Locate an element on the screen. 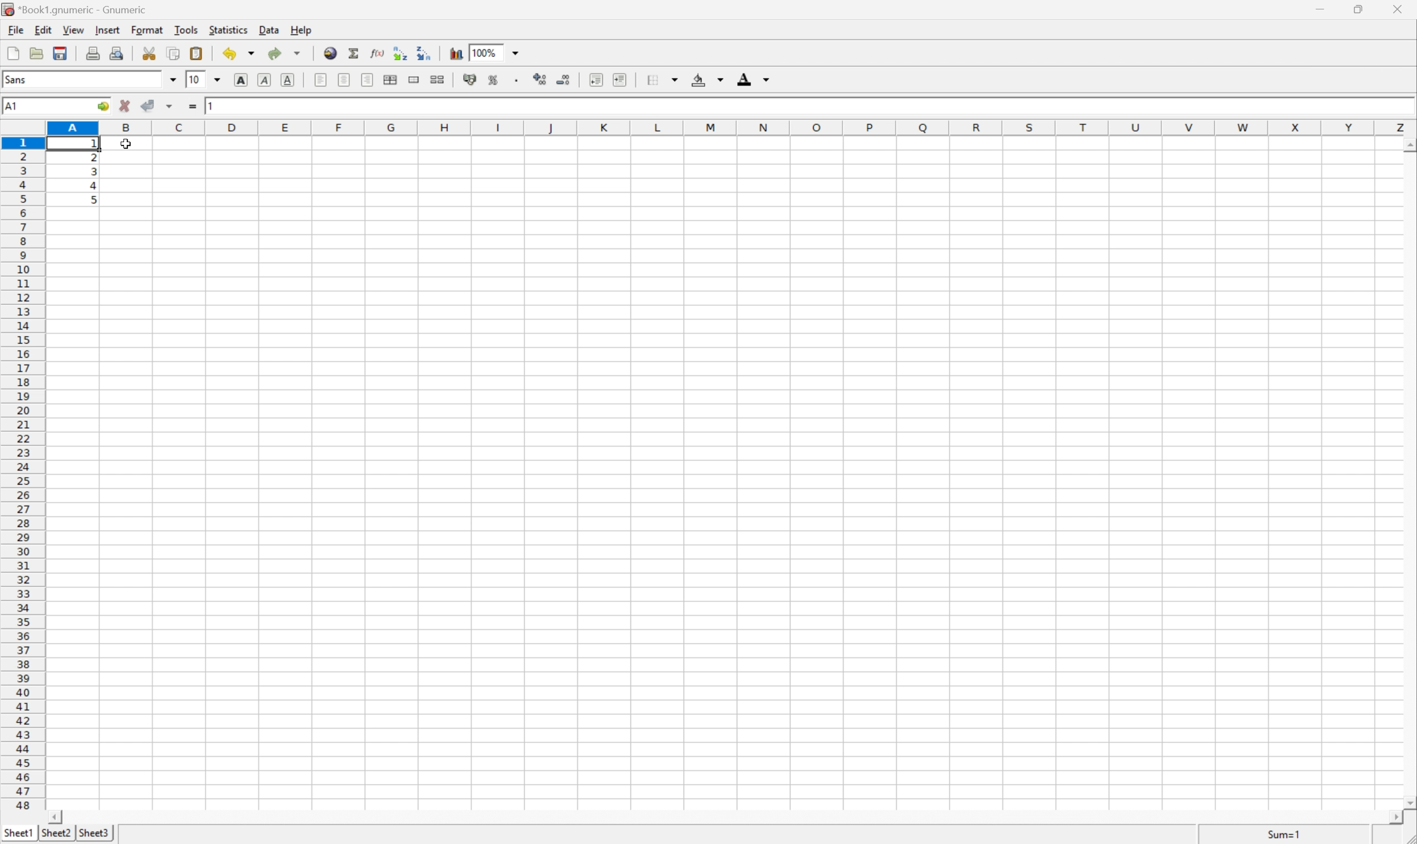 This screenshot has height=844, width=1417. Paste clipboard is located at coordinates (196, 53).